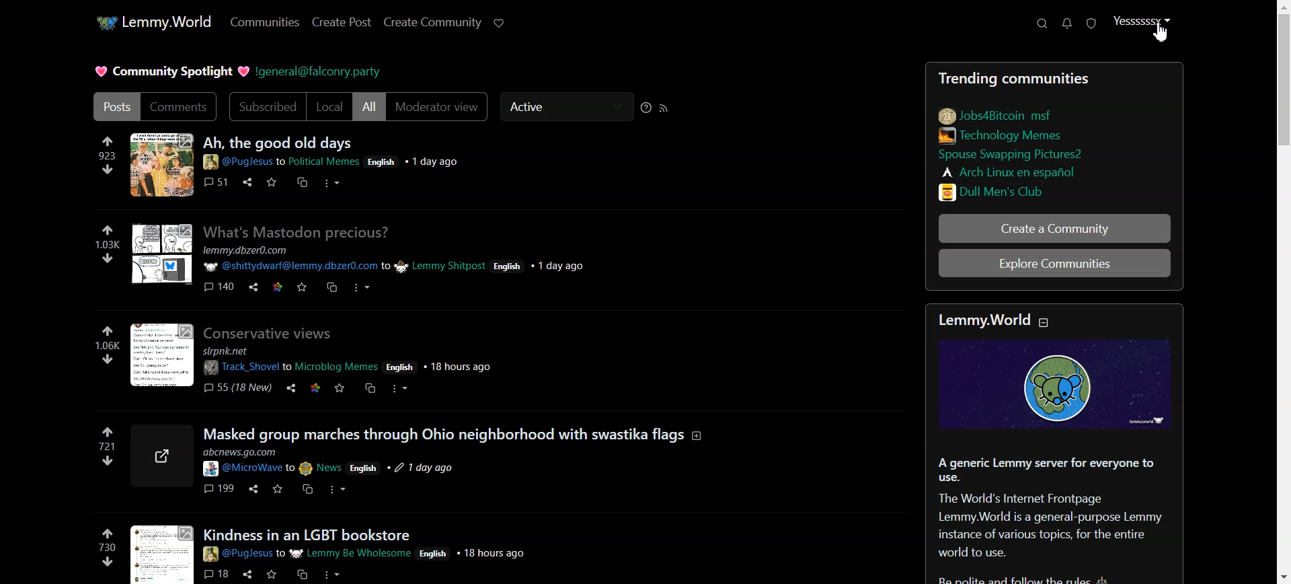  What do you see at coordinates (432, 23) in the screenshot?
I see `Create Community` at bounding box center [432, 23].